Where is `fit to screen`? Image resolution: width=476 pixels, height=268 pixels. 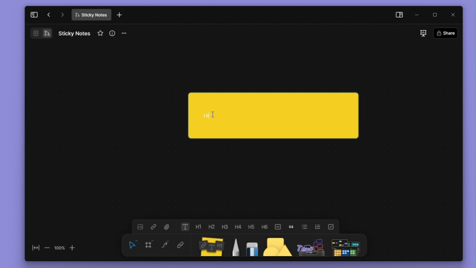
fit to screen is located at coordinates (33, 246).